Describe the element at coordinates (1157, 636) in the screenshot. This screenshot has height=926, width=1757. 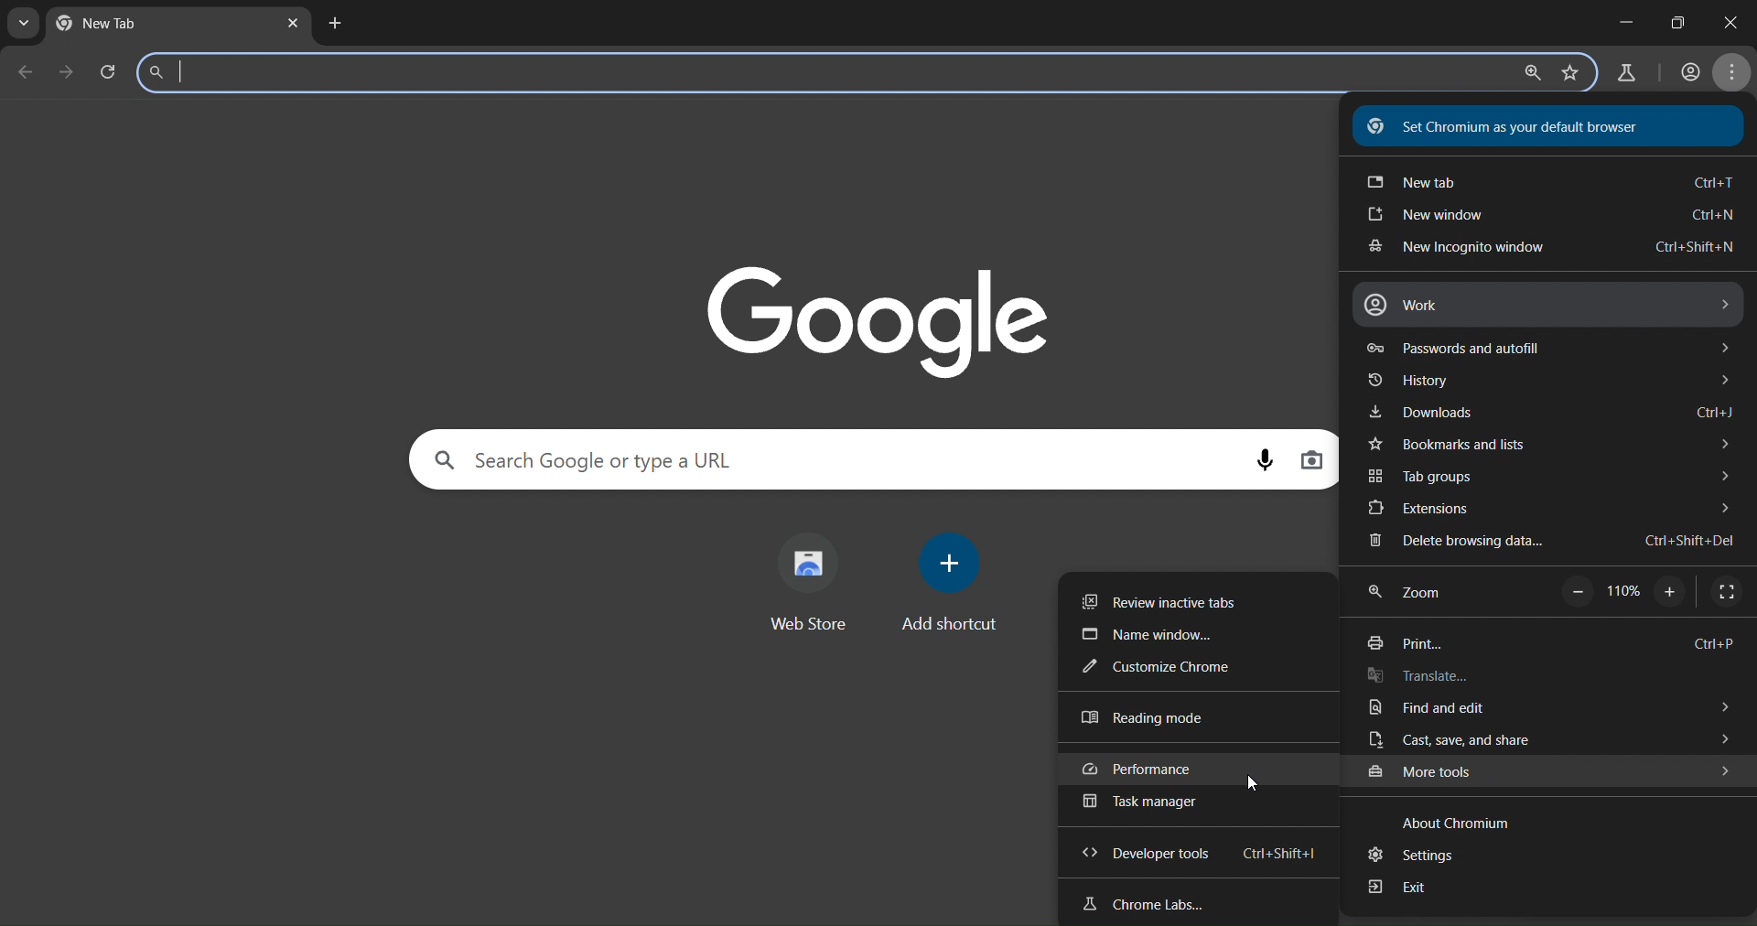
I see `name window` at that location.